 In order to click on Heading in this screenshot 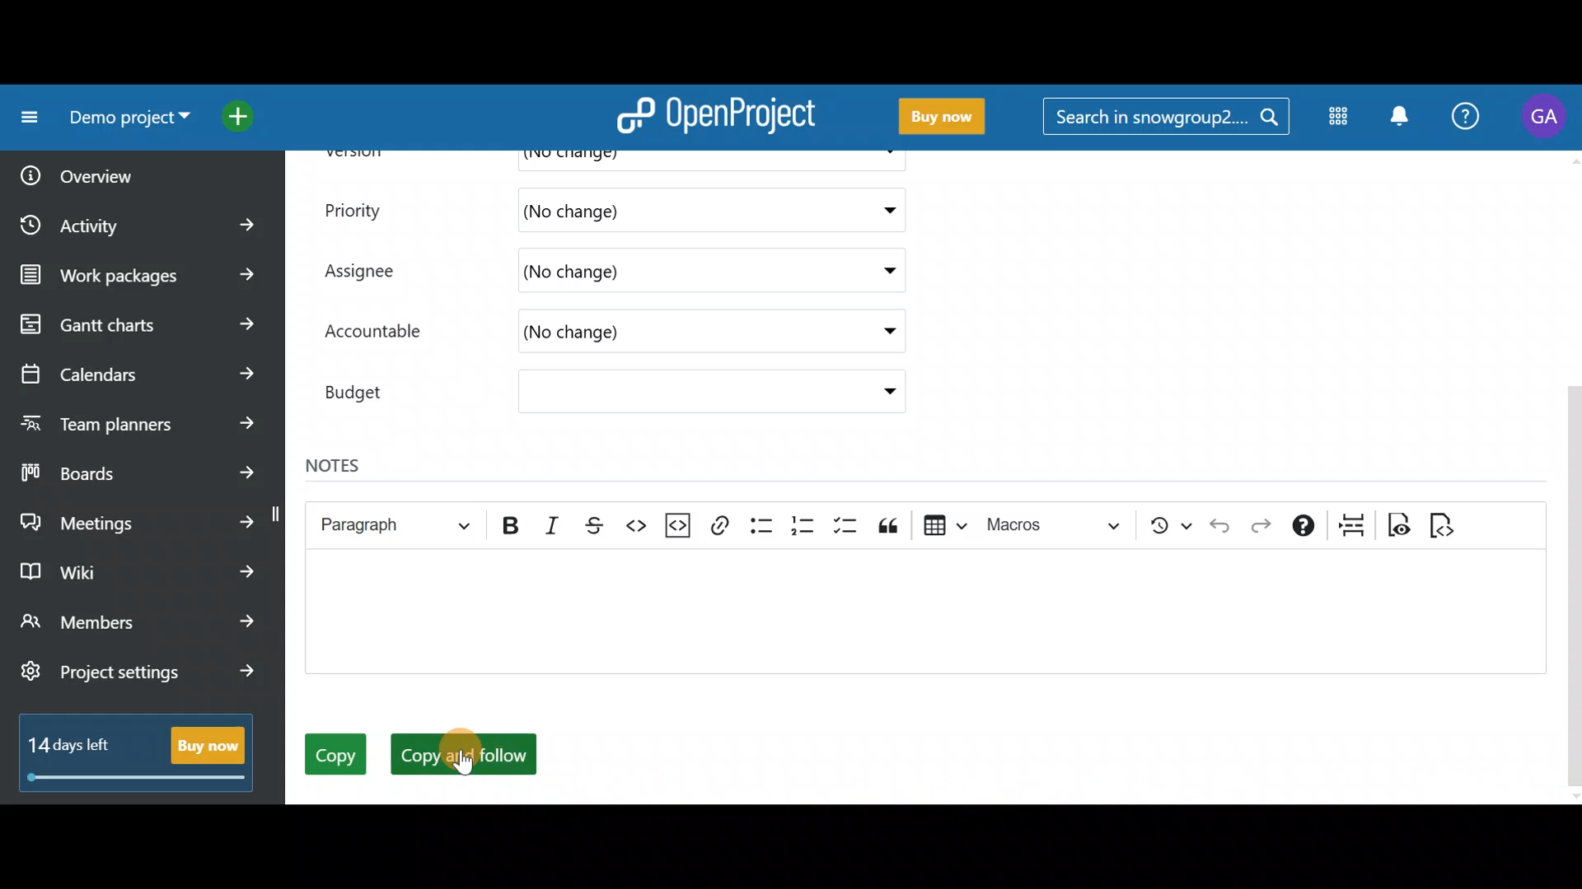, I will do `click(389, 531)`.